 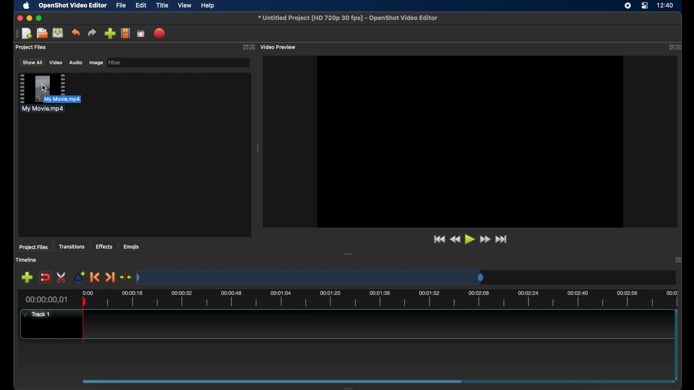 I want to click on transitions, so click(x=73, y=247).